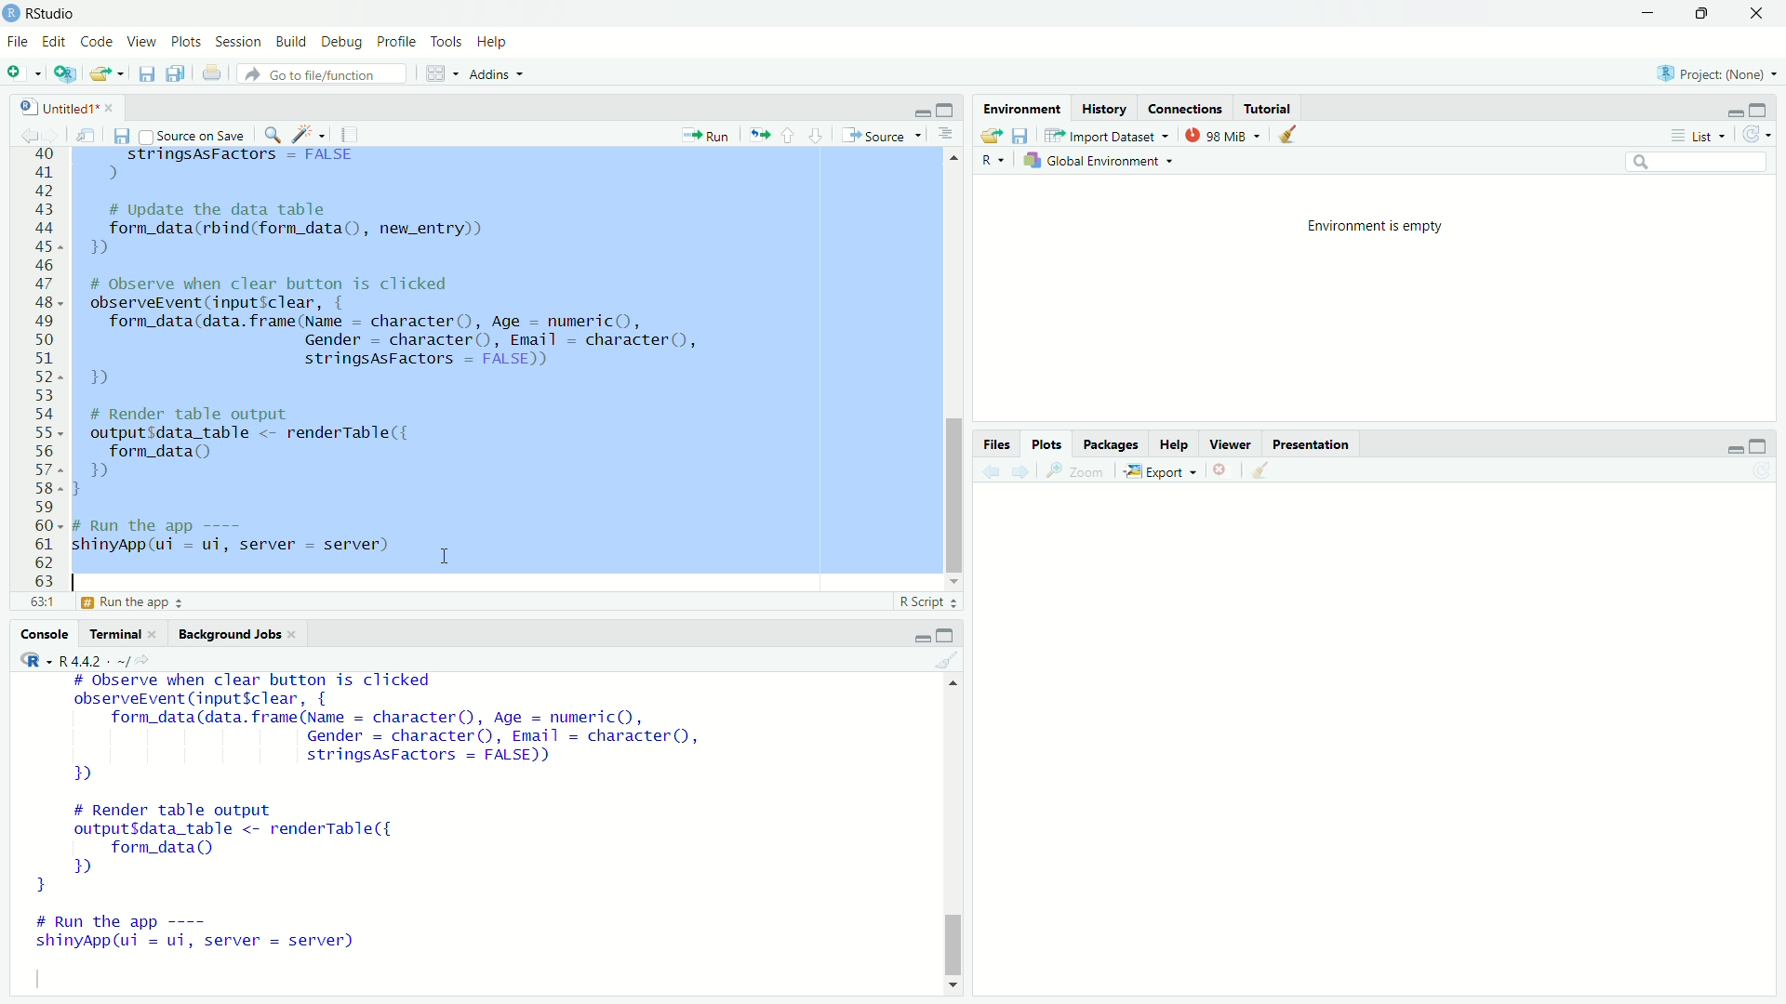 This screenshot has width=1786, height=1004. Describe the element at coordinates (98, 41) in the screenshot. I see `Code` at that location.